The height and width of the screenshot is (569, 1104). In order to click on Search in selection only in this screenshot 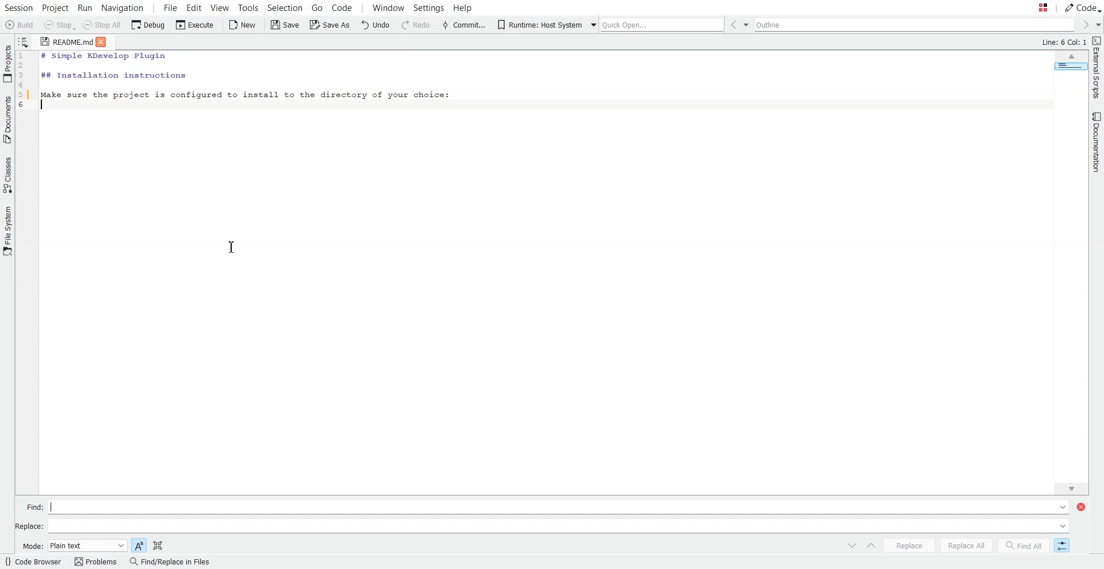, I will do `click(158, 544)`.